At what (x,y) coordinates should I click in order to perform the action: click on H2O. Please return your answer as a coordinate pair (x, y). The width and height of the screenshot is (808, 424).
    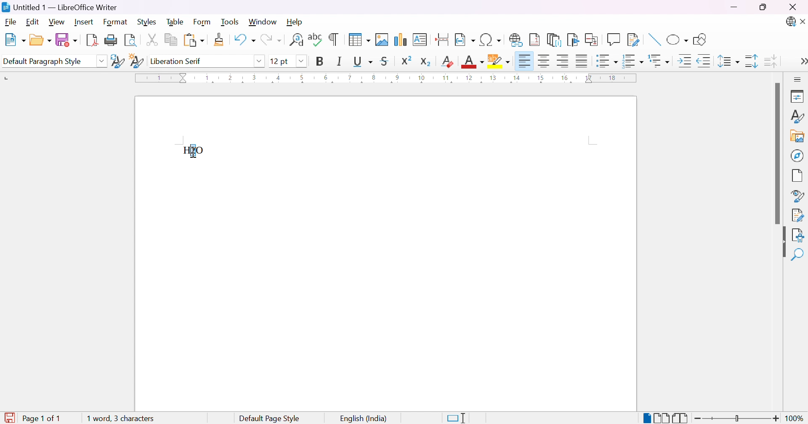
    Looking at the image, I should click on (193, 149).